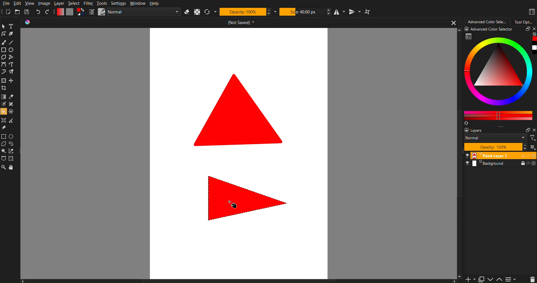 The height and width of the screenshot is (283, 537). What do you see at coordinates (487, 21) in the screenshot?
I see `Advanced Color Selector` at bounding box center [487, 21].